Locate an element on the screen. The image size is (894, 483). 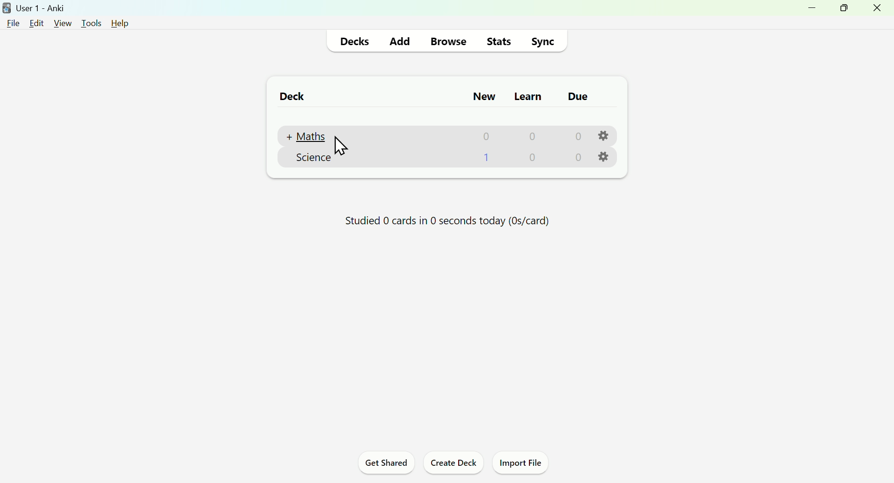
Learn is located at coordinates (529, 96).